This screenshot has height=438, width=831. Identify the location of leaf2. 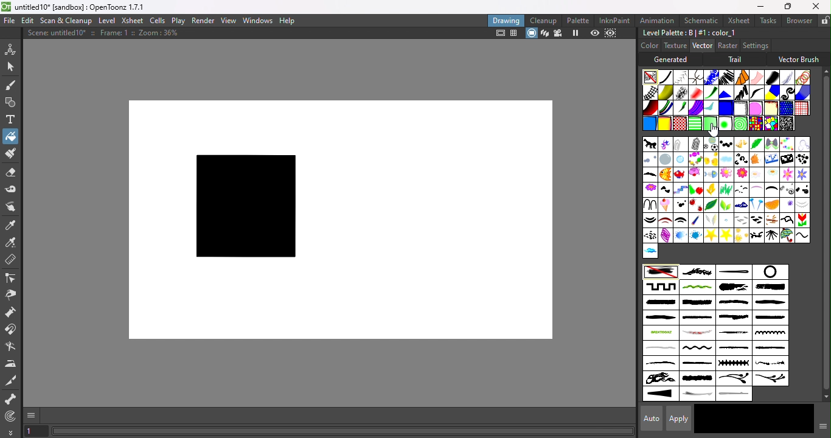
(726, 205).